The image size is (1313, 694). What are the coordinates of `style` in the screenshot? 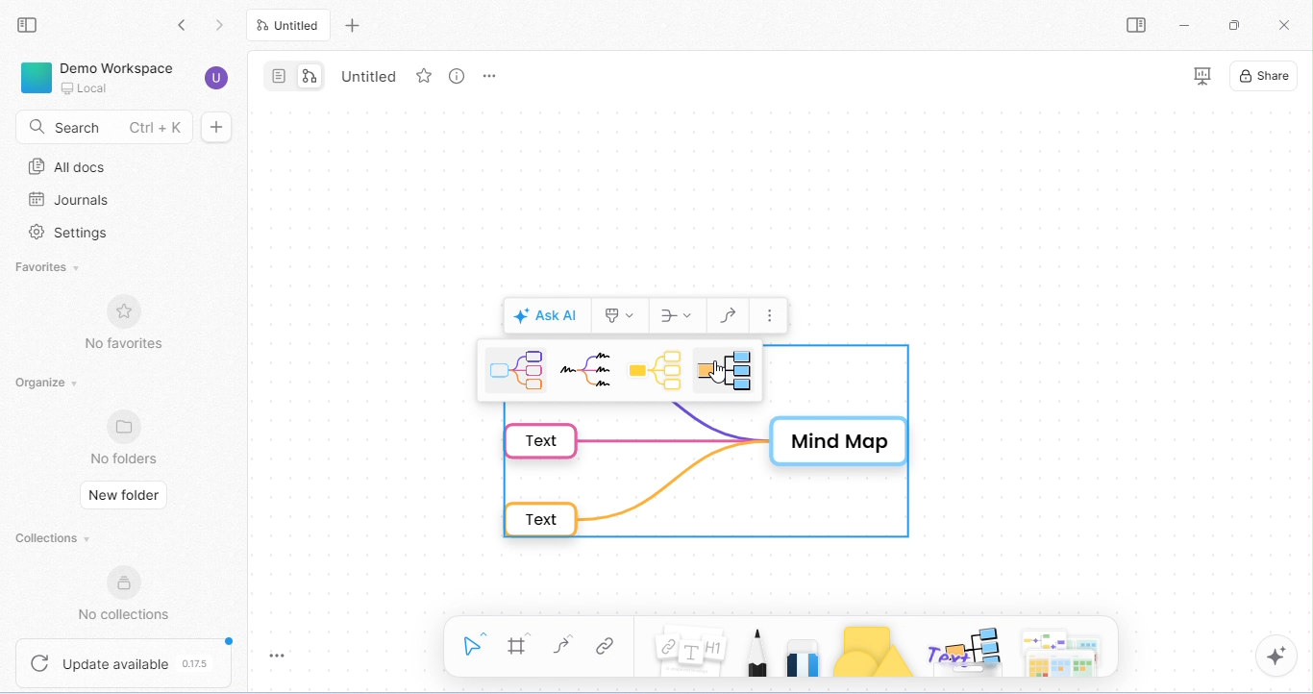 It's located at (620, 313).